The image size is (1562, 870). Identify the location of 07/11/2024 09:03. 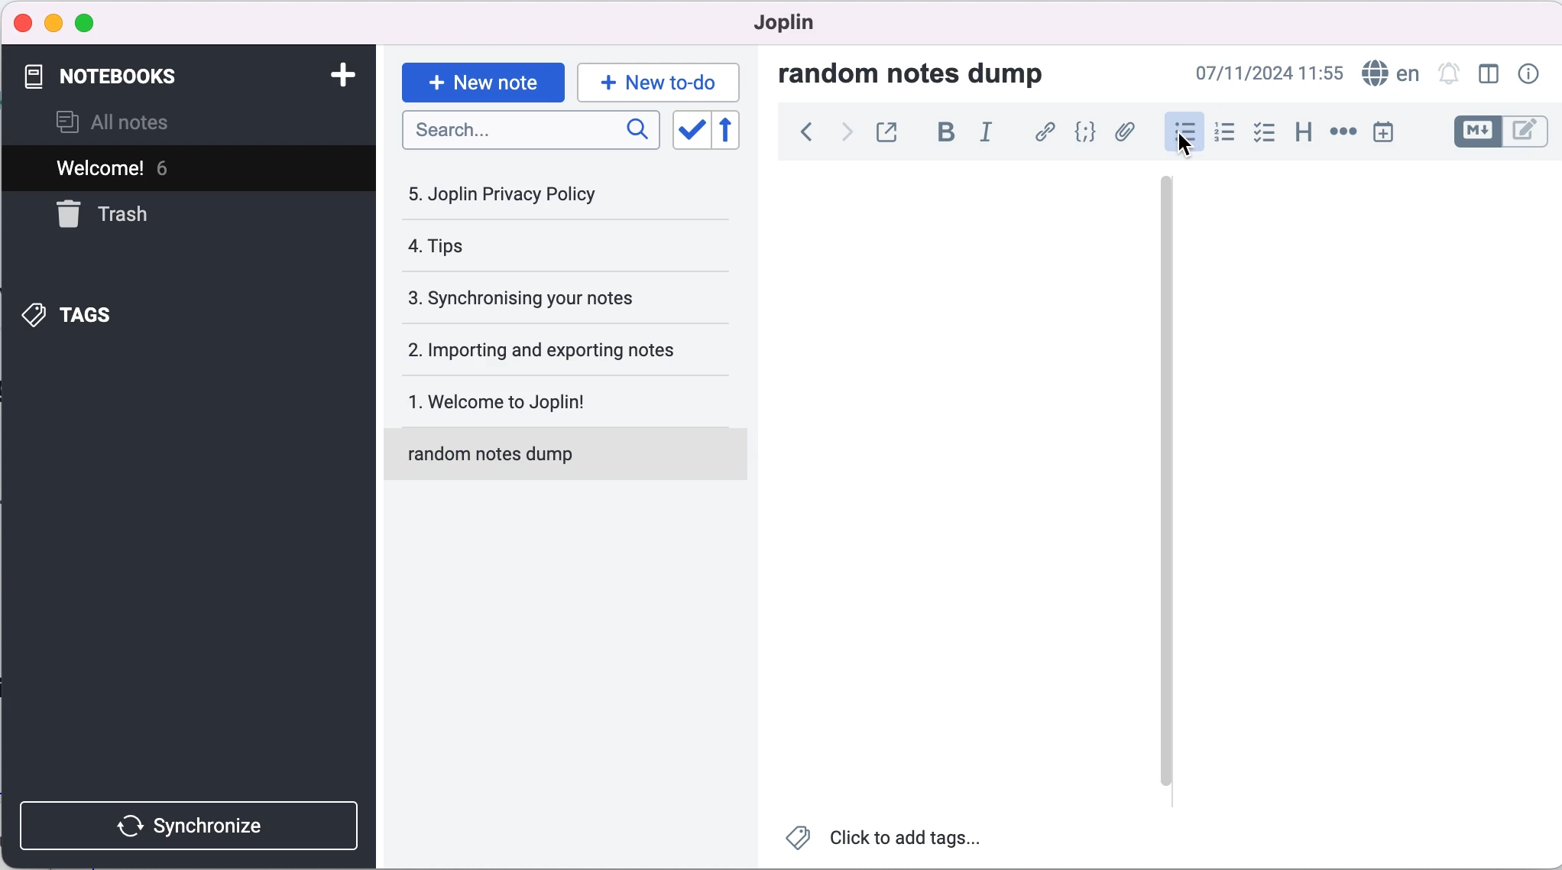
(1269, 73).